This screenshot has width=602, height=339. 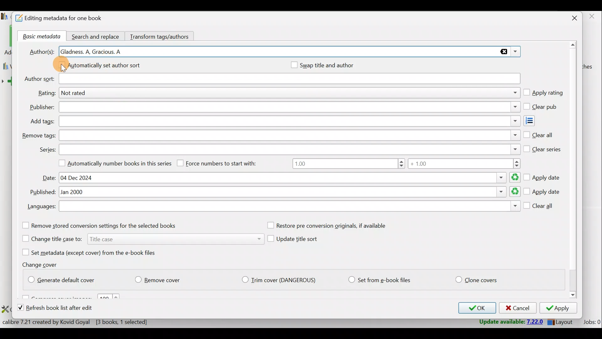 I want to click on Apply, so click(x=560, y=309).